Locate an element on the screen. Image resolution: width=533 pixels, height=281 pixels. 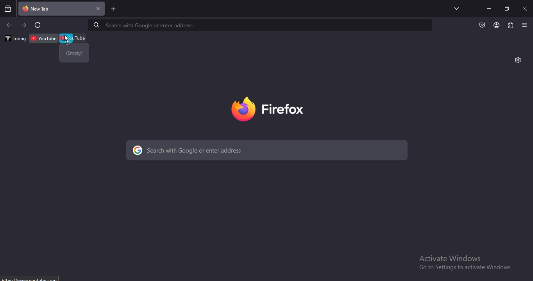
turing is located at coordinates (14, 39).